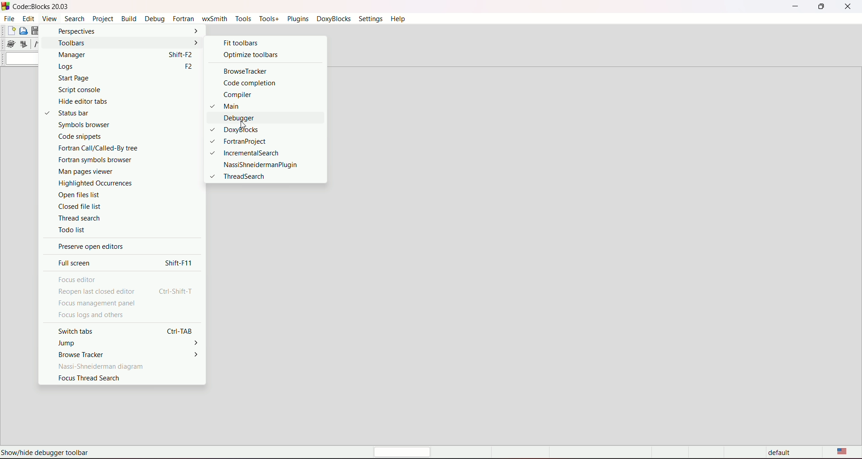 Image resolution: width=862 pixels, height=459 pixels. I want to click on incremental search, so click(249, 153).